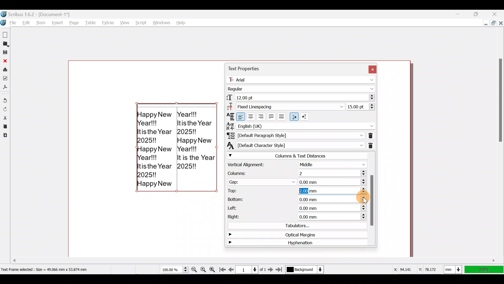 The width and height of the screenshot is (504, 284). I want to click on Close, so click(372, 69).